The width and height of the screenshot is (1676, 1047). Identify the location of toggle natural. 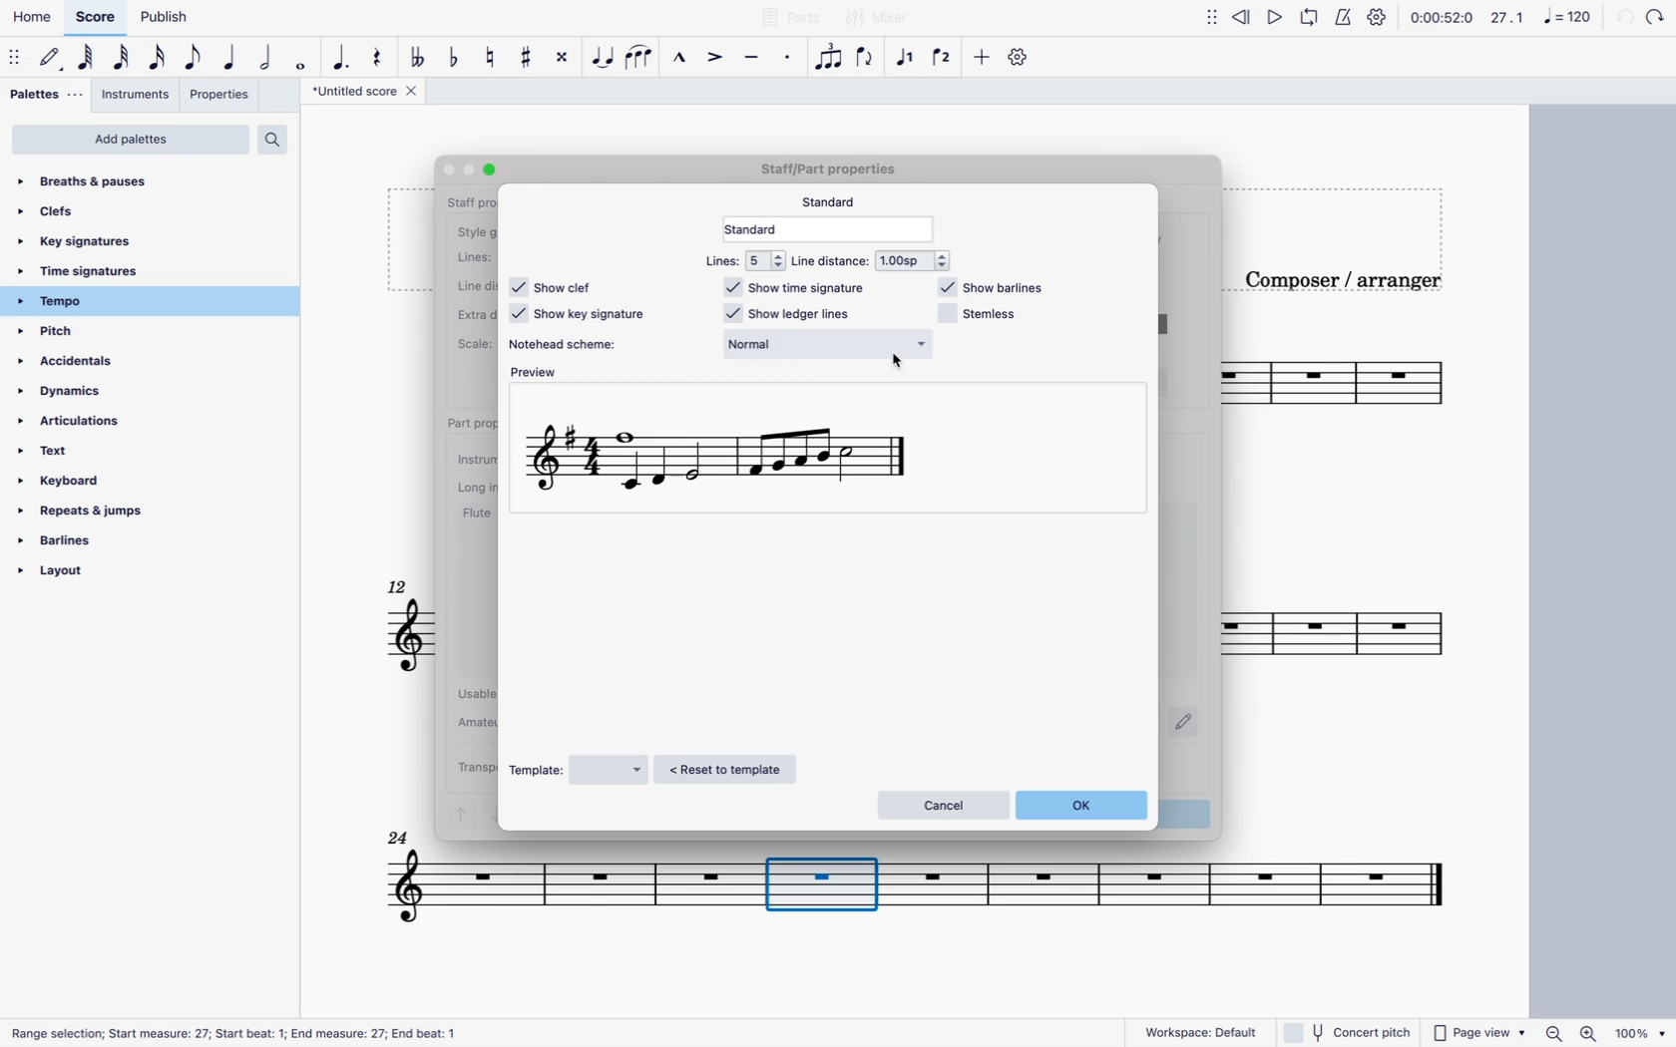
(492, 58).